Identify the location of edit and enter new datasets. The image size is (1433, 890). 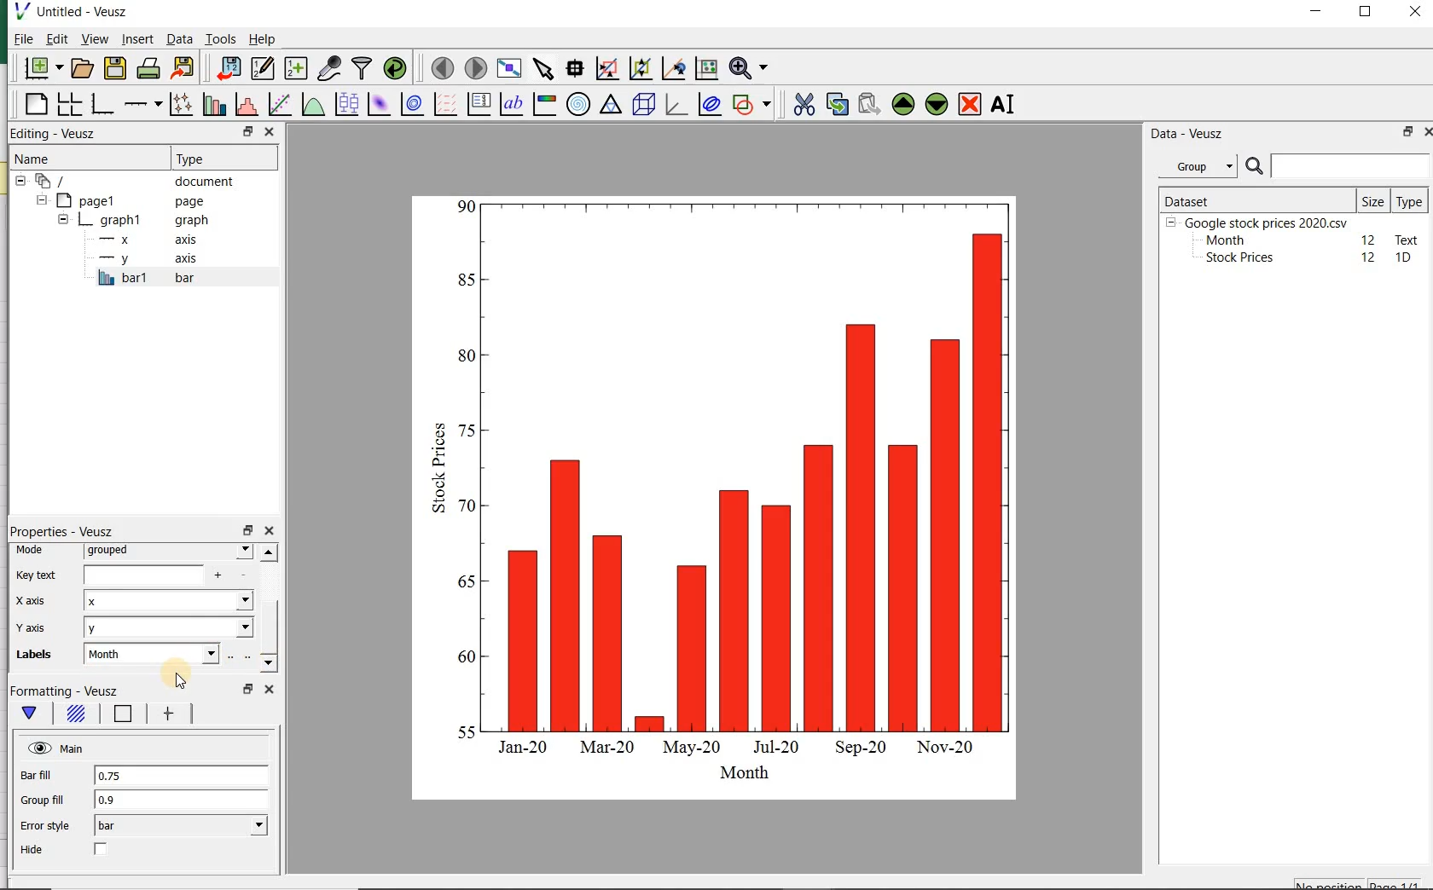
(262, 68).